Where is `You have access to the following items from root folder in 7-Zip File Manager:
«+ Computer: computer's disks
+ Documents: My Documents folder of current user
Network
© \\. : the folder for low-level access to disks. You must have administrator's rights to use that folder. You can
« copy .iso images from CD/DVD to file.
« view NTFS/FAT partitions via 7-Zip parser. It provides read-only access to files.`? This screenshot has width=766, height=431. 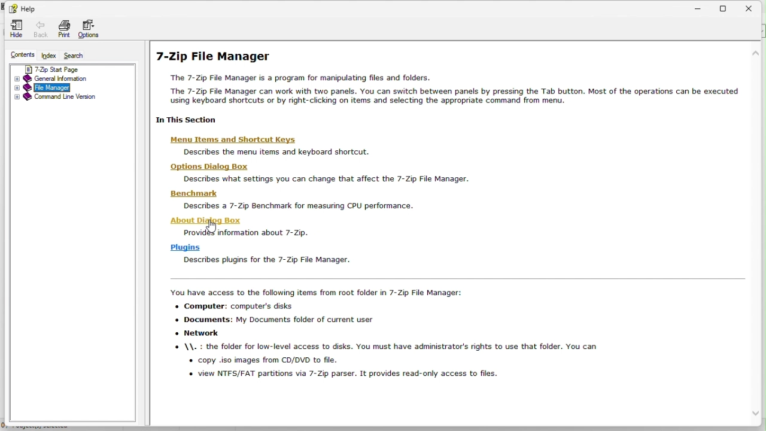
You have access to the following items from root folder in 7-Zip File Manager:
«+ Computer: computer's disks
+ Documents: My Documents folder of current user
Network
© \\. : the folder for low-level access to disks. You must have administrator's rights to use that folder. You can
« copy .iso images from CD/DVD to file.
« view NTFS/FAT partitions via 7-Zip parser. It provides read-only access to files. is located at coordinates (418, 336).